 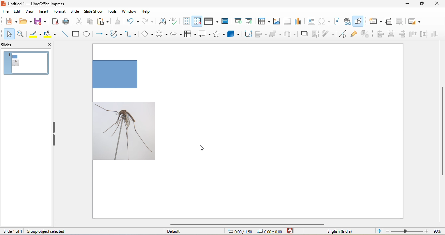 I want to click on 0.00 x0.00, so click(x=270, y=231).